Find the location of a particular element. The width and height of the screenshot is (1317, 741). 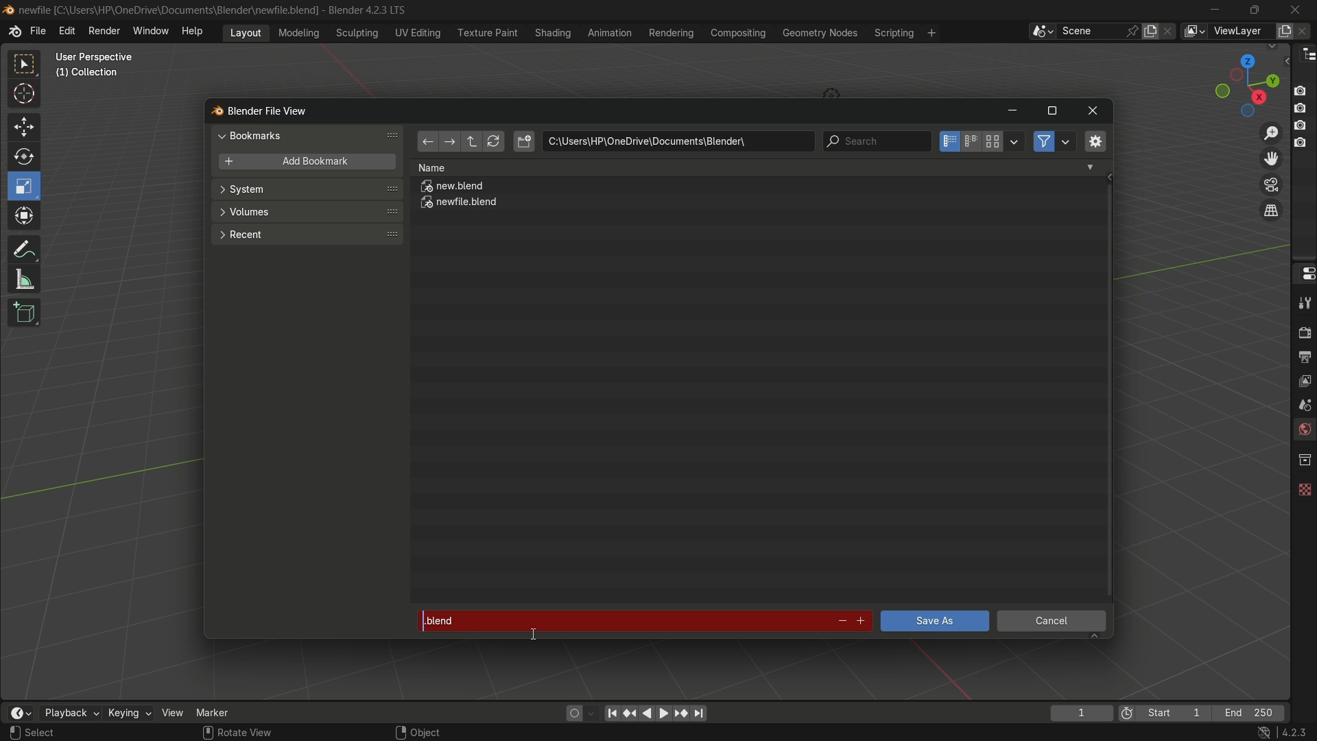

view layer is located at coordinates (1303, 379).